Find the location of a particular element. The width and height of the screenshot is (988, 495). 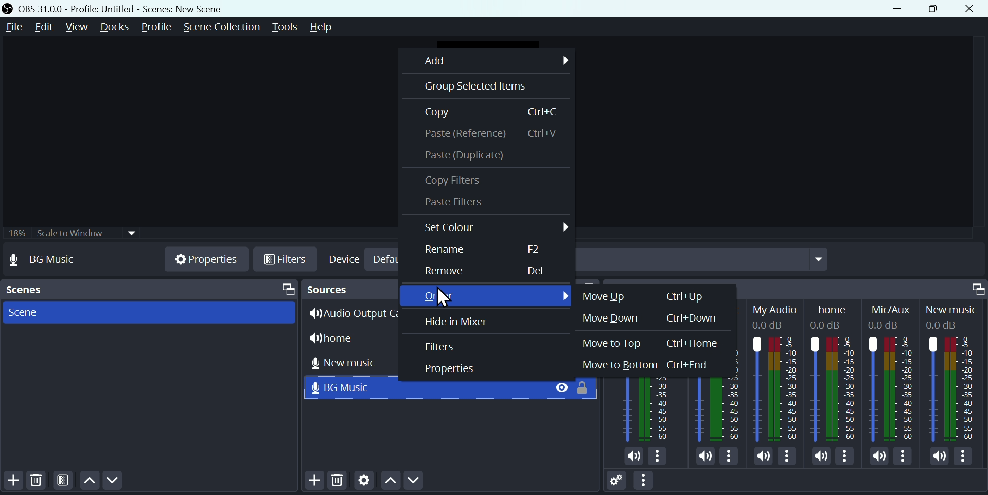

Set colour is located at coordinates (495, 229).